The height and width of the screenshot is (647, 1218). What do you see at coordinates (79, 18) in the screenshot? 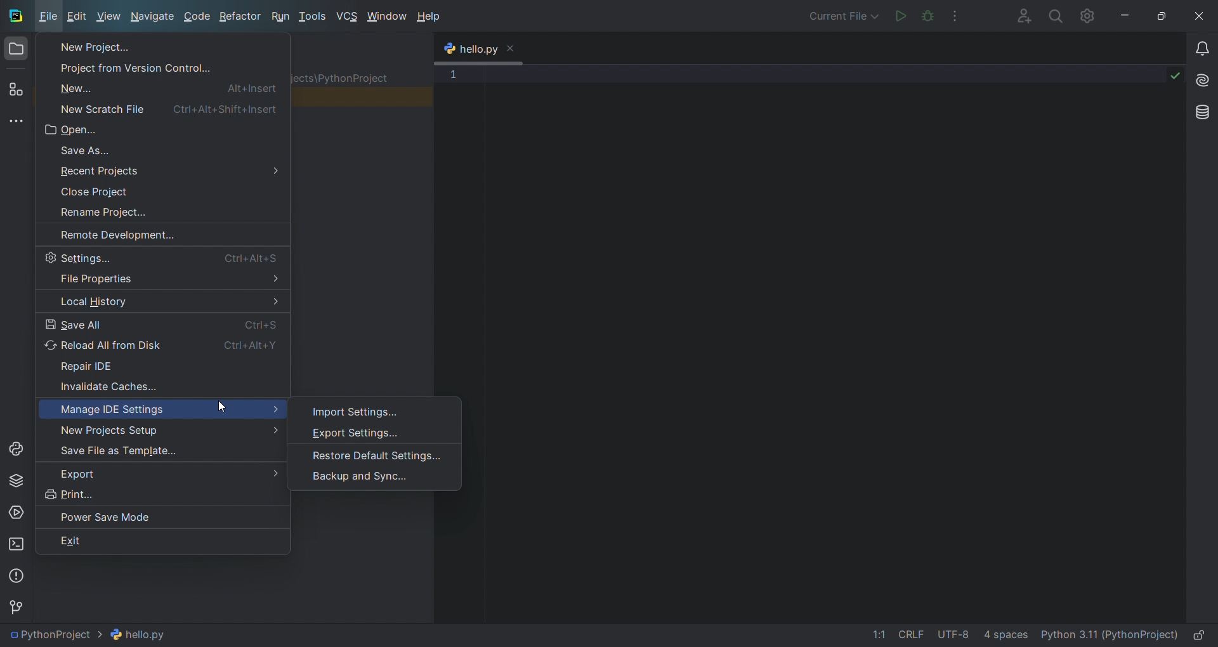
I see `edit` at bounding box center [79, 18].